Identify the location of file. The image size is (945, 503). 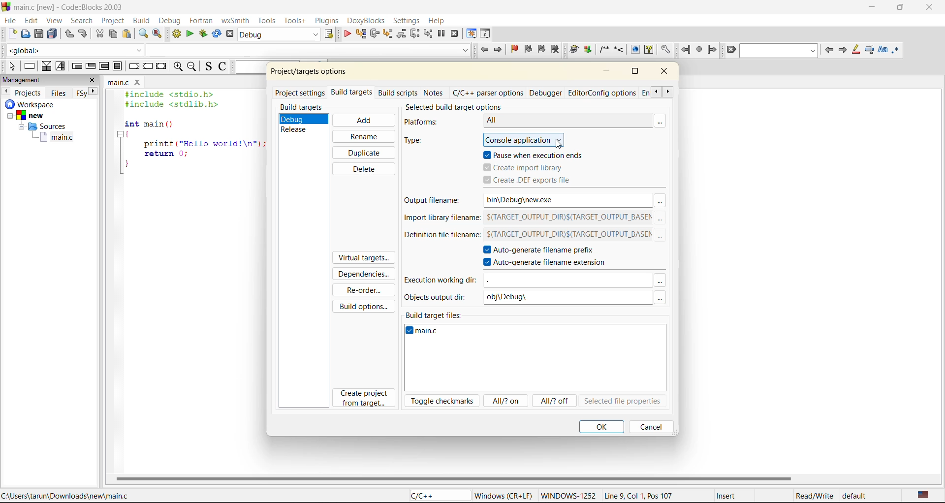
(9, 21).